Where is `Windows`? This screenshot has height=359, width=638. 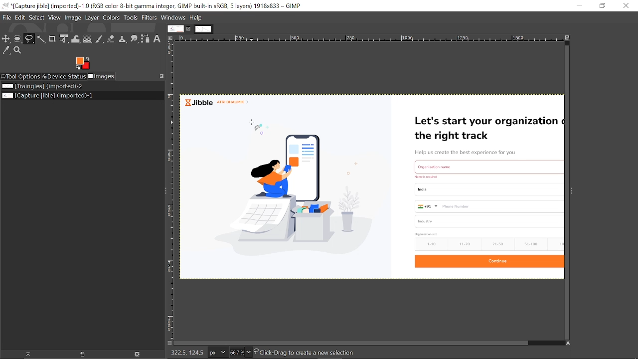 Windows is located at coordinates (174, 18).